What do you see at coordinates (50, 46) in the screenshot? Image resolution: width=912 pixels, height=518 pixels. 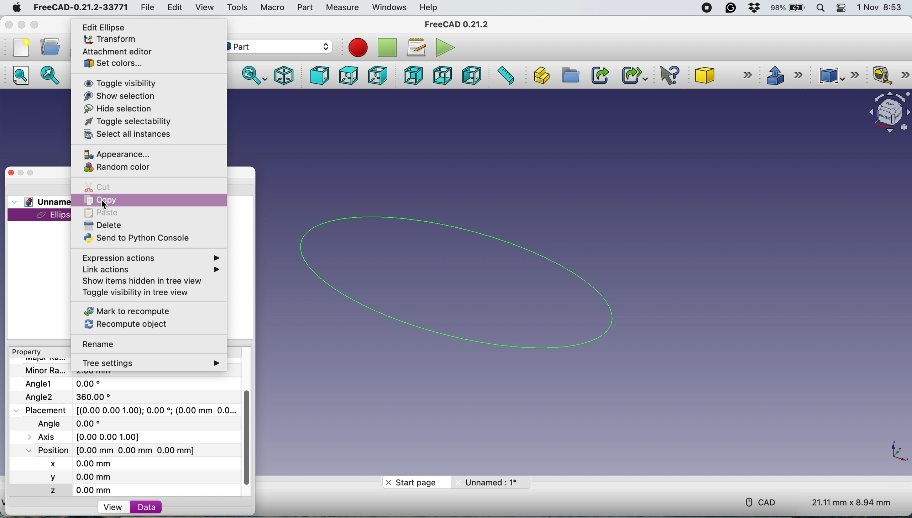 I see `open` at bounding box center [50, 46].